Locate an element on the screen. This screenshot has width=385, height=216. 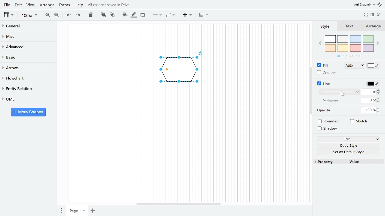
Arrange is located at coordinates (372, 26).